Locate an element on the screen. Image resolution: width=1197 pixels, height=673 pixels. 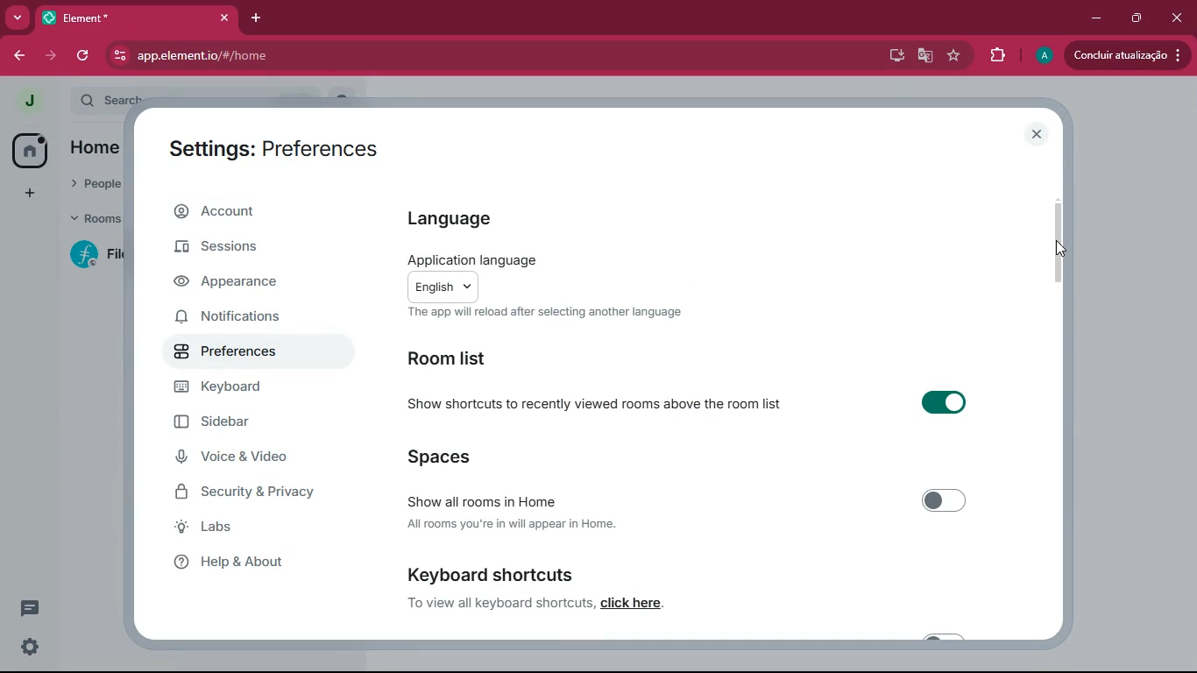
sessions is located at coordinates (239, 251).